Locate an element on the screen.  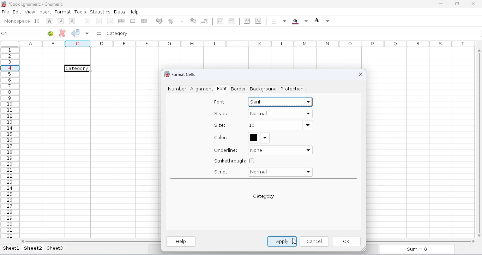
tools is located at coordinates (80, 12).